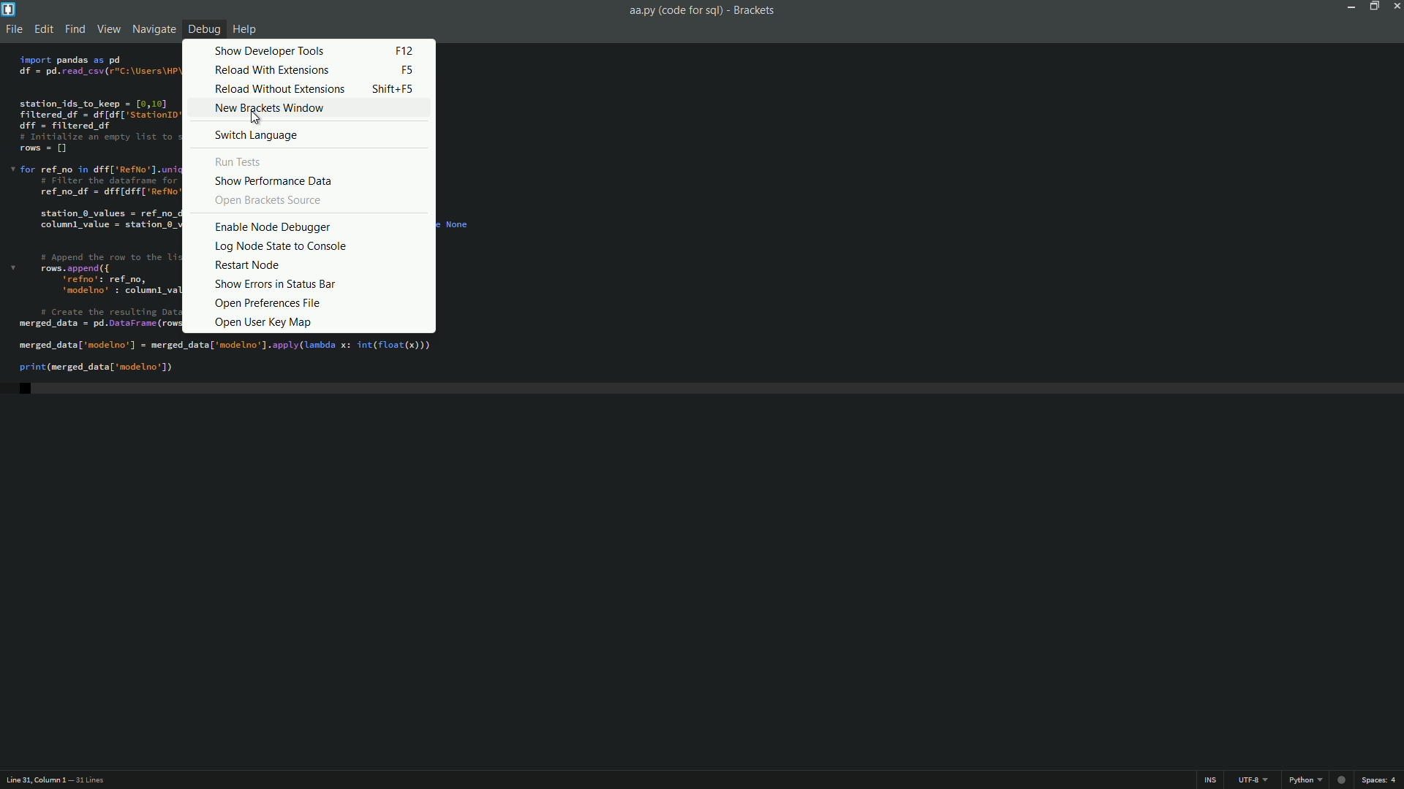 This screenshot has height=789, width=1404. Describe the element at coordinates (242, 161) in the screenshot. I see `Run tests` at that location.